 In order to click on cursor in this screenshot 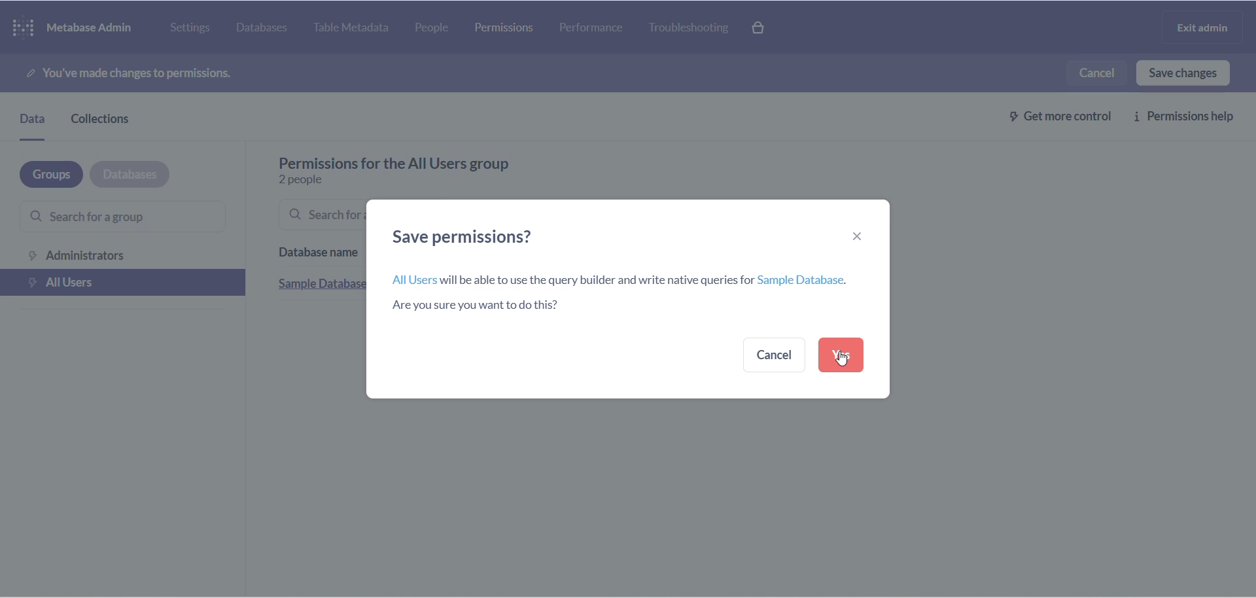, I will do `click(841, 358)`.